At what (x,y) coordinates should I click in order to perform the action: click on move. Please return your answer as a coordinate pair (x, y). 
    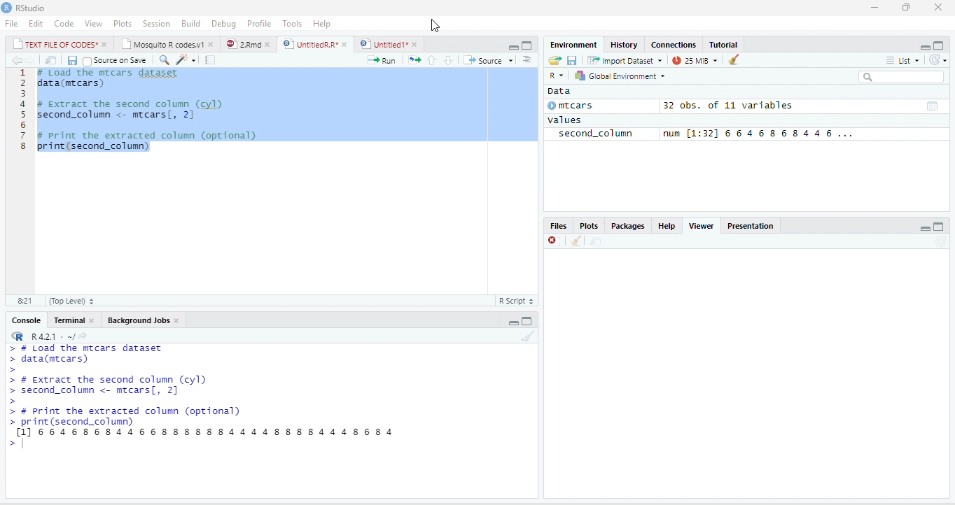
    Looking at the image, I should click on (51, 60).